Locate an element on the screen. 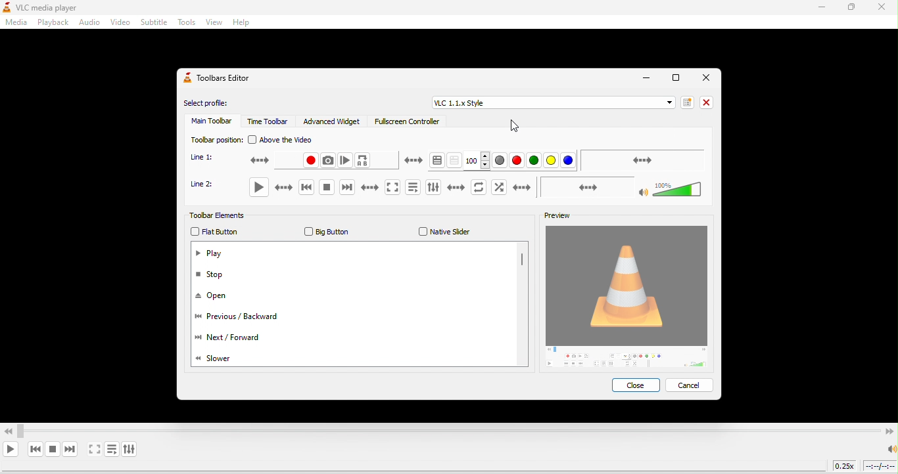 Image resolution: width=898 pixels, height=474 pixels. vertical scroll bar is located at coordinates (522, 263).